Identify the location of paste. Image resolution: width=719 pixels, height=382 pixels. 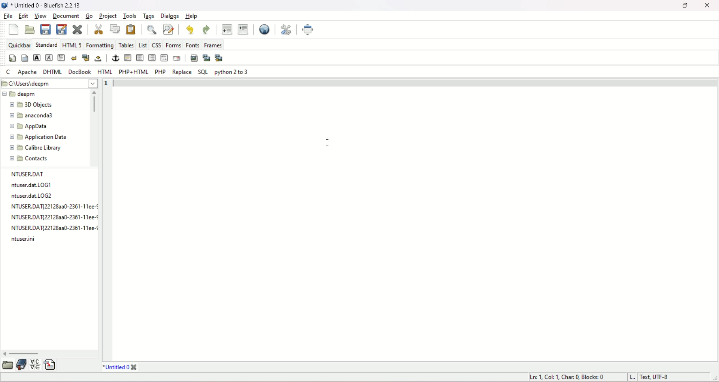
(132, 30).